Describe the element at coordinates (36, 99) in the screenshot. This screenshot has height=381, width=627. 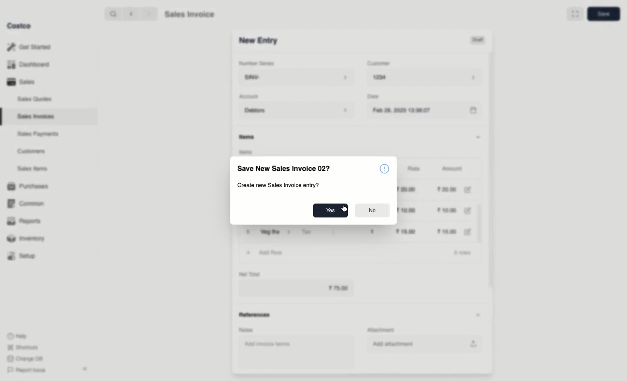
I see `Sales Quotes` at that location.